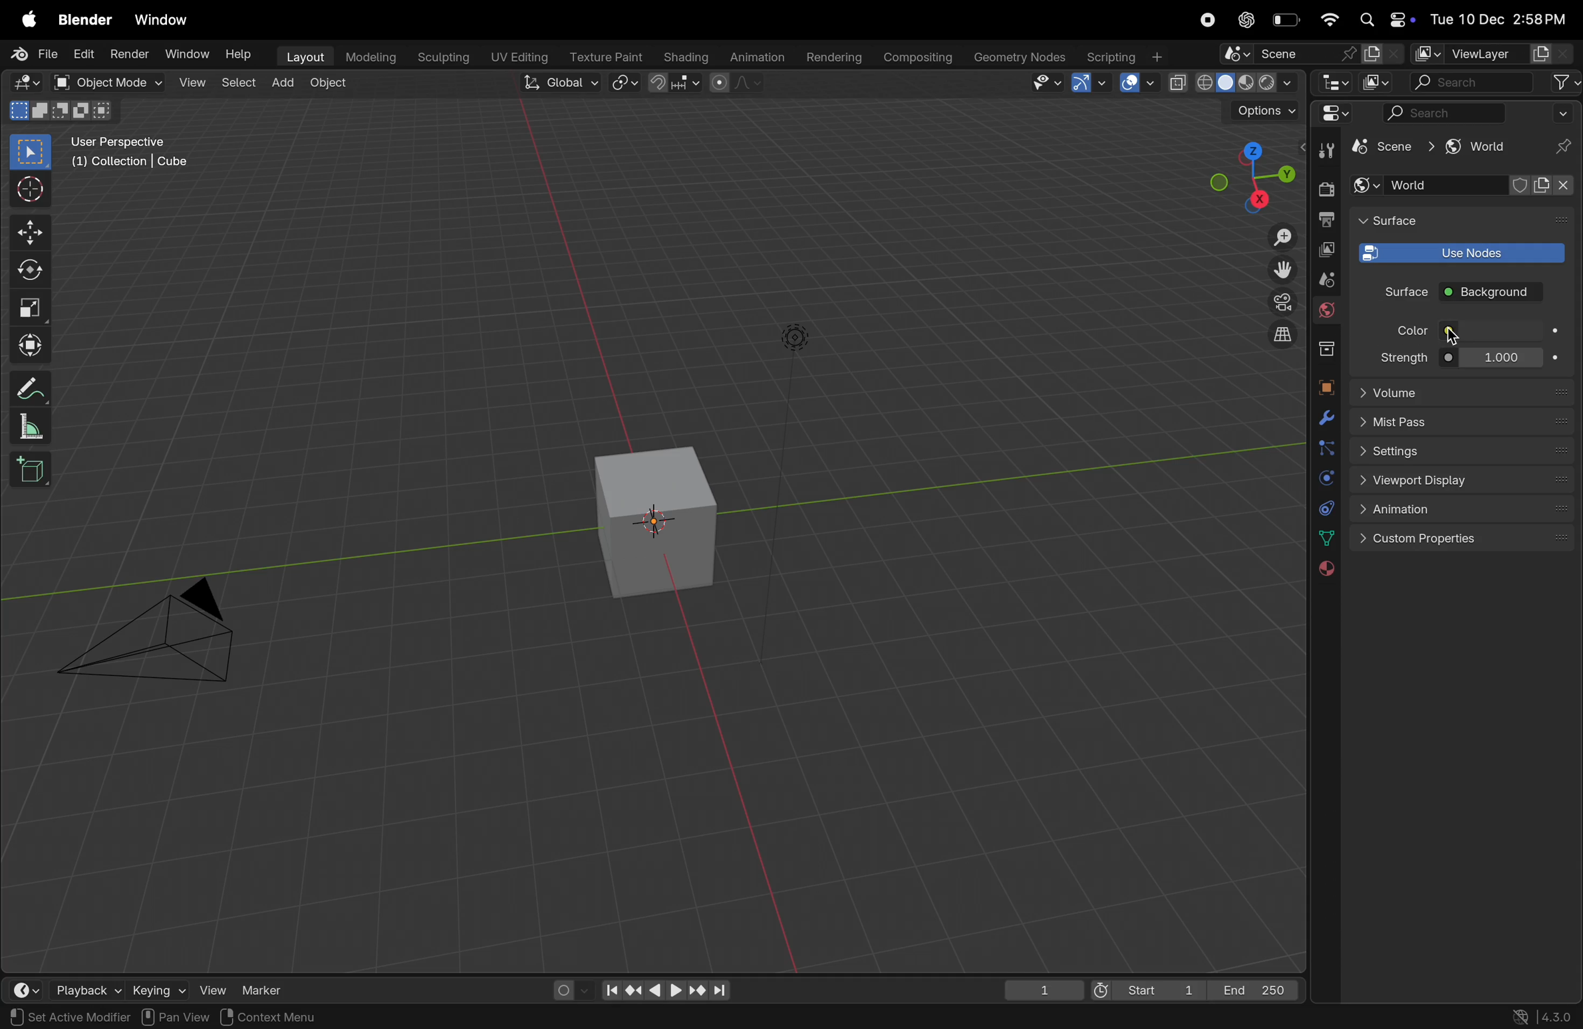 The image size is (1583, 1029). Describe the element at coordinates (1231, 84) in the screenshot. I see `view shading` at that location.